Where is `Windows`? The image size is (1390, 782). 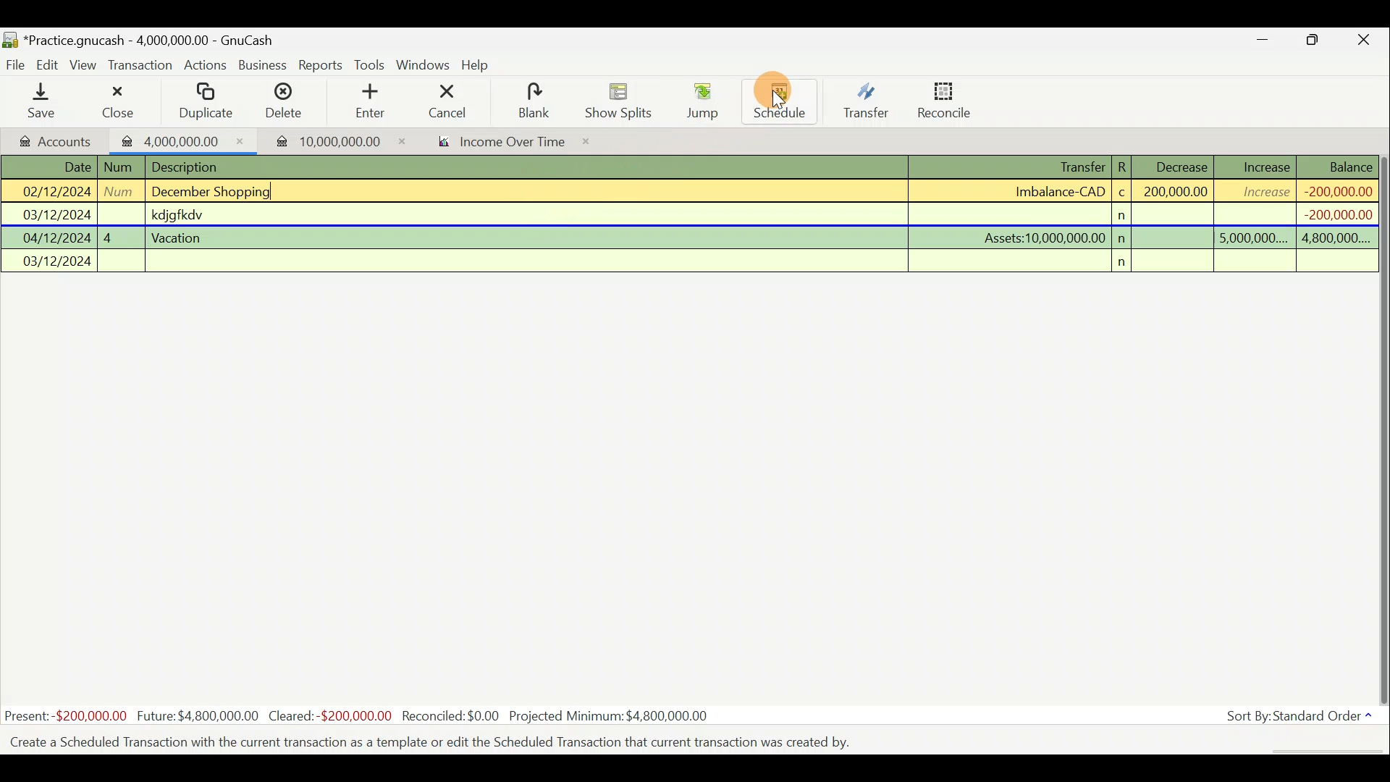
Windows is located at coordinates (425, 66).